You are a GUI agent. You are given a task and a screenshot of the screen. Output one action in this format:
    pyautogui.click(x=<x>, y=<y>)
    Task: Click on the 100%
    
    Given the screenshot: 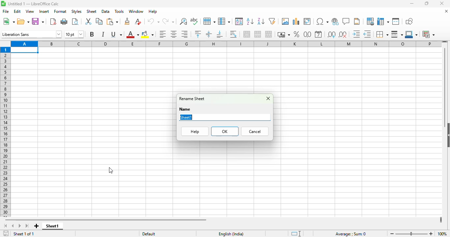 What is the action you would take?
    pyautogui.click(x=442, y=234)
    